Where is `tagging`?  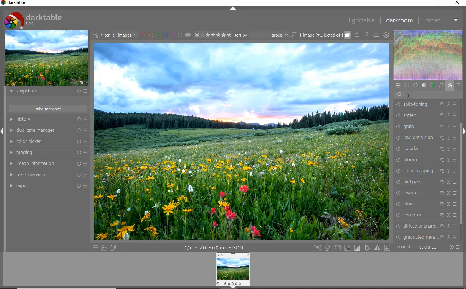
tagging is located at coordinates (47, 153).